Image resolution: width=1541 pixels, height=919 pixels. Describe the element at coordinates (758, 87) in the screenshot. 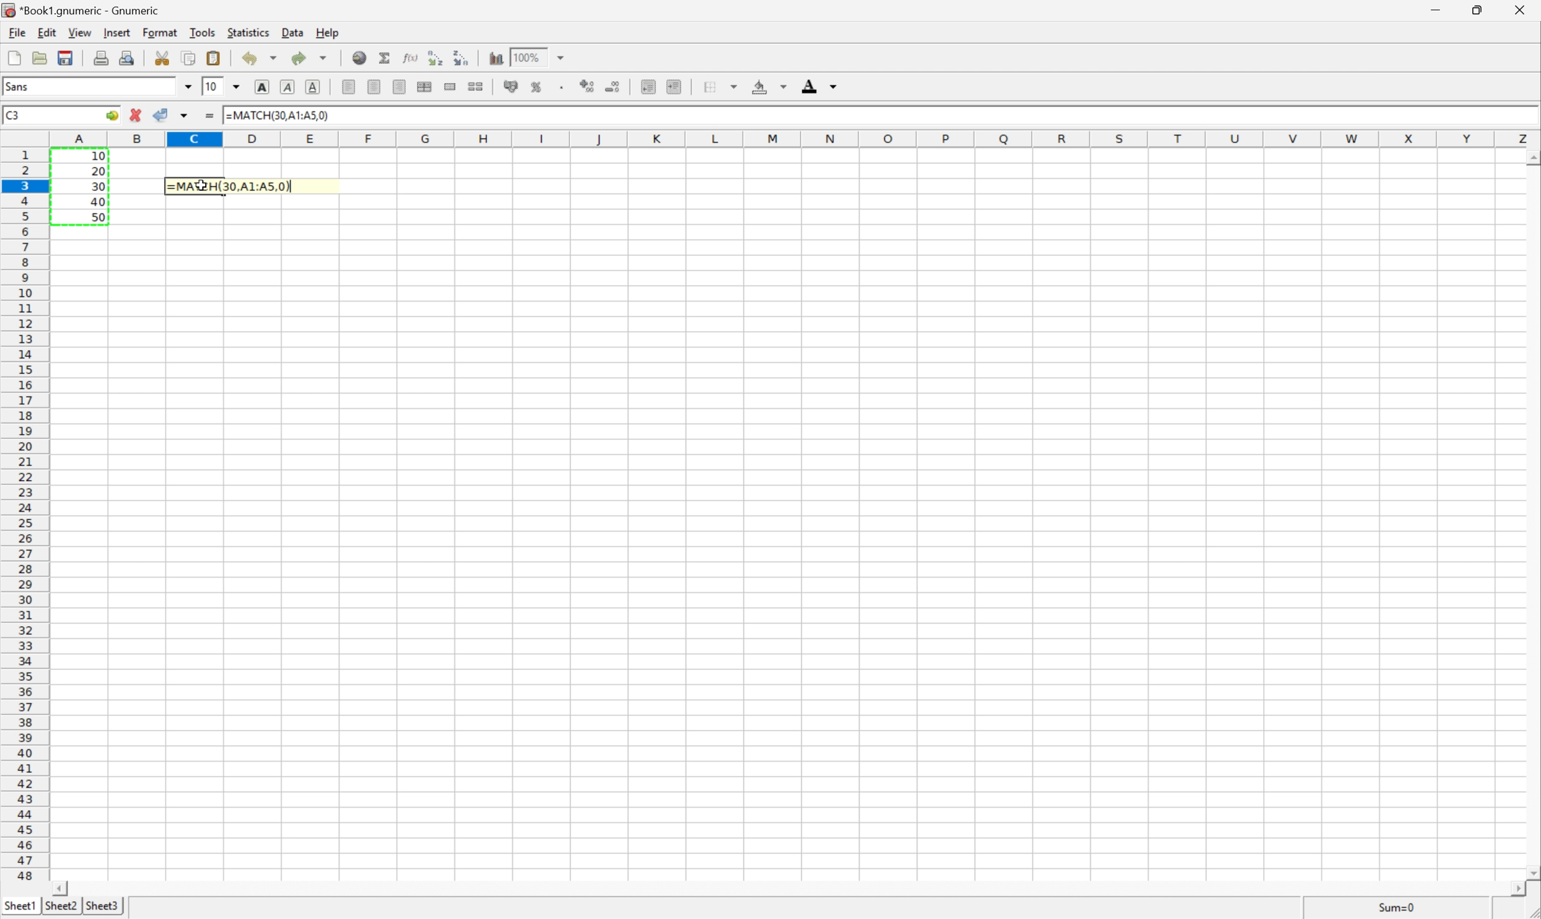

I see `Fill color` at that location.